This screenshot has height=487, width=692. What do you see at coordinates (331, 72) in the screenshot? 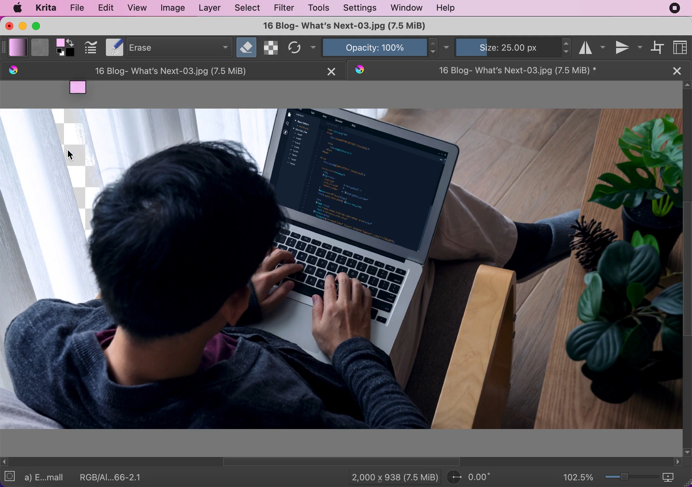
I see `close` at bounding box center [331, 72].